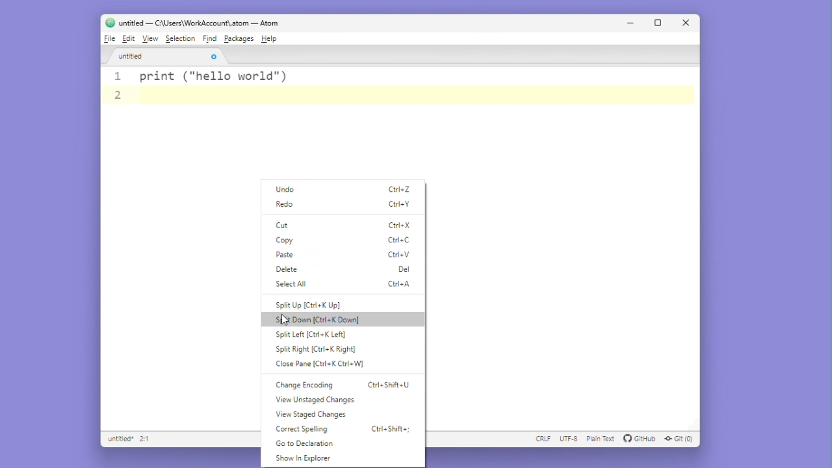  What do you see at coordinates (306, 428) in the screenshot?
I see `Correct spelling` at bounding box center [306, 428].